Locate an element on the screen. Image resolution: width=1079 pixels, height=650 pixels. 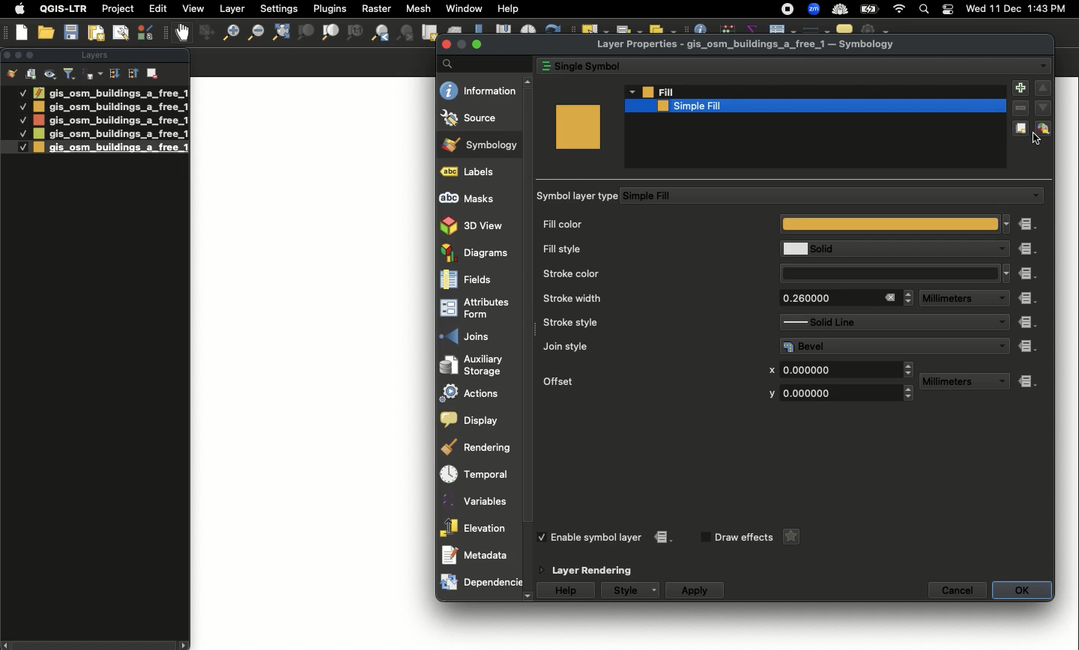
Solid is located at coordinates (882, 249).